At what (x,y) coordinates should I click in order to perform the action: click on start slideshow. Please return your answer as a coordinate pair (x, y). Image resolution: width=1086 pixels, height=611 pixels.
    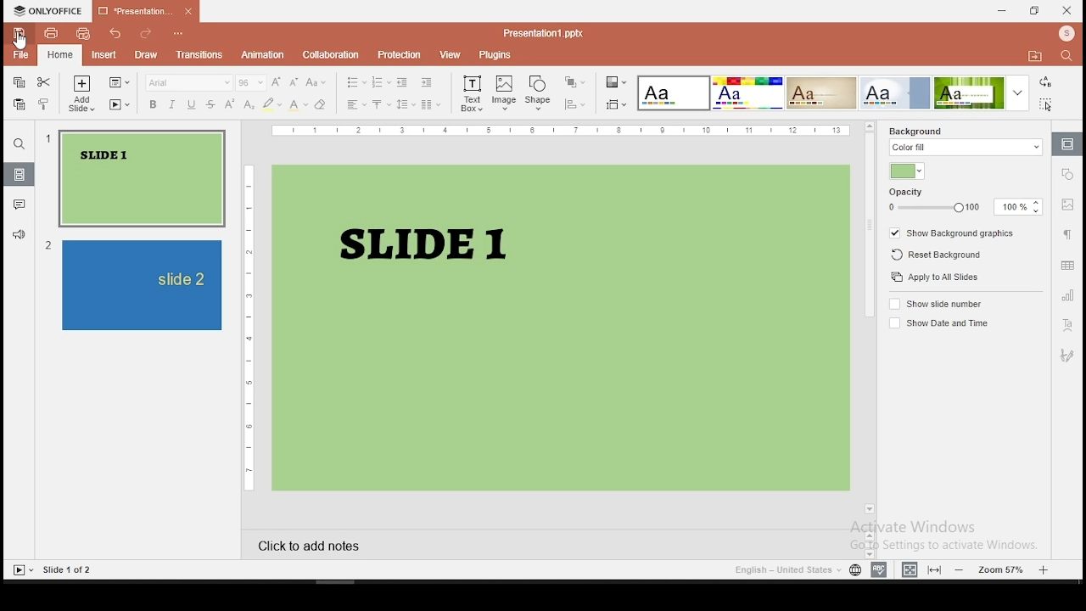
    Looking at the image, I should click on (120, 104).